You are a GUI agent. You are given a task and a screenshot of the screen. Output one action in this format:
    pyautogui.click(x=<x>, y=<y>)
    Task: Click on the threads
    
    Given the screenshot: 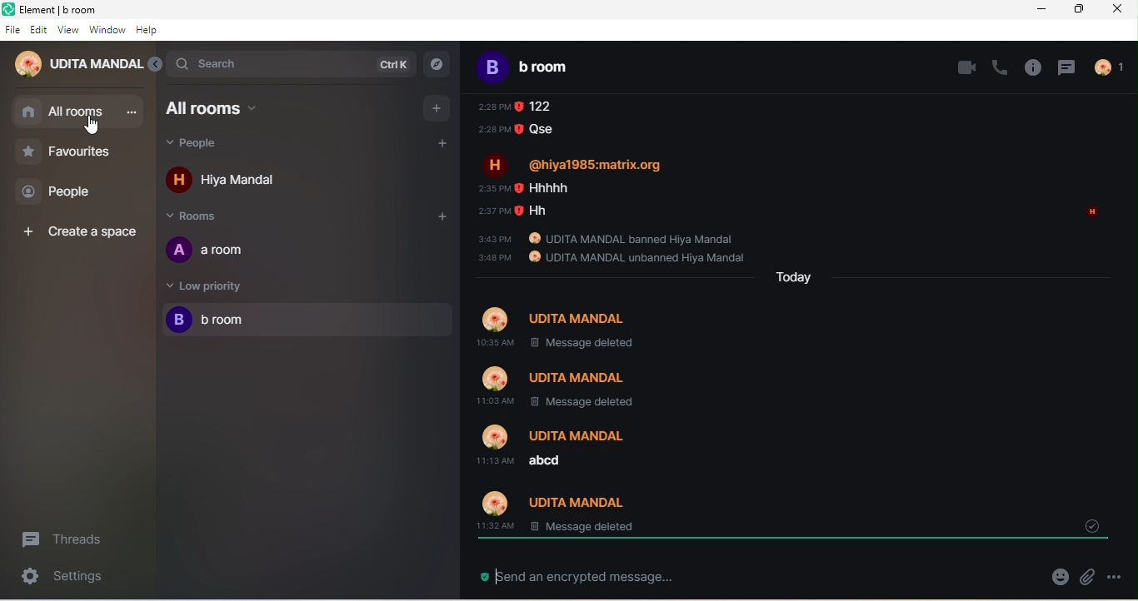 What is the action you would take?
    pyautogui.click(x=69, y=538)
    